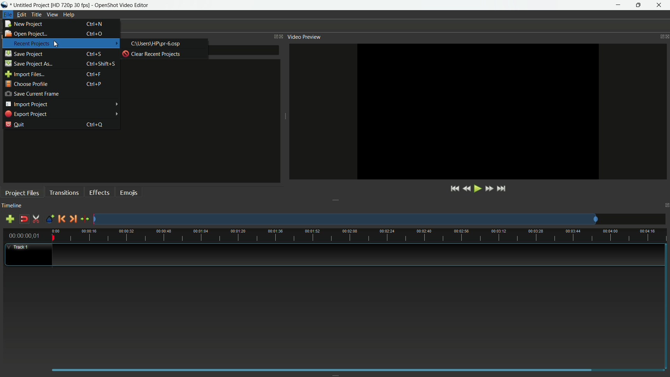 The height and width of the screenshot is (377, 670). What do you see at coordinates (466, 189) in the screenshot?
I see `rewind` at bounding box center [466, 189].